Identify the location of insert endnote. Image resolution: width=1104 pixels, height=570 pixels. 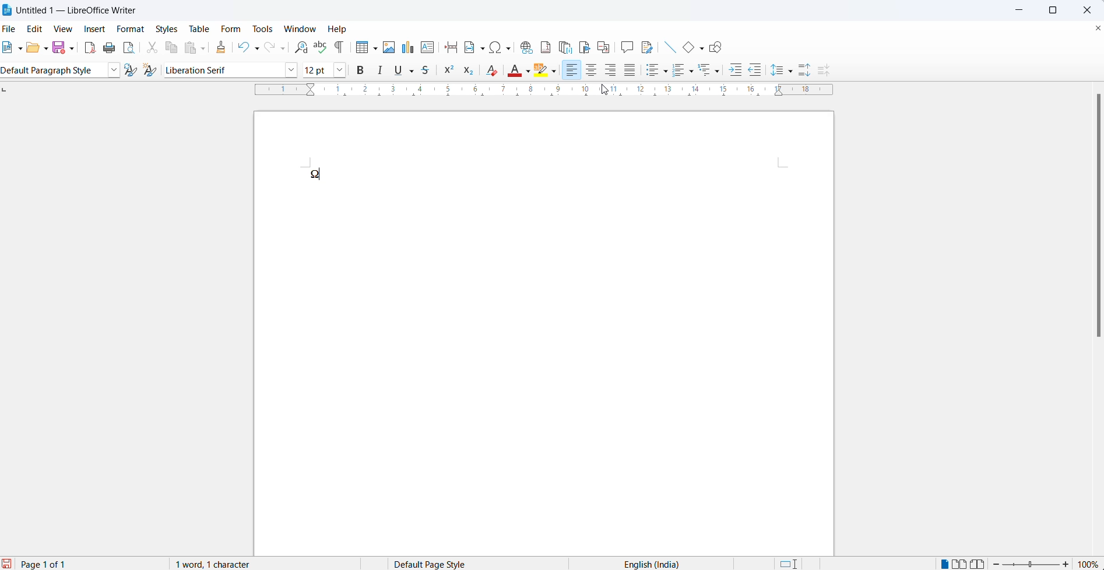
(565, 45).